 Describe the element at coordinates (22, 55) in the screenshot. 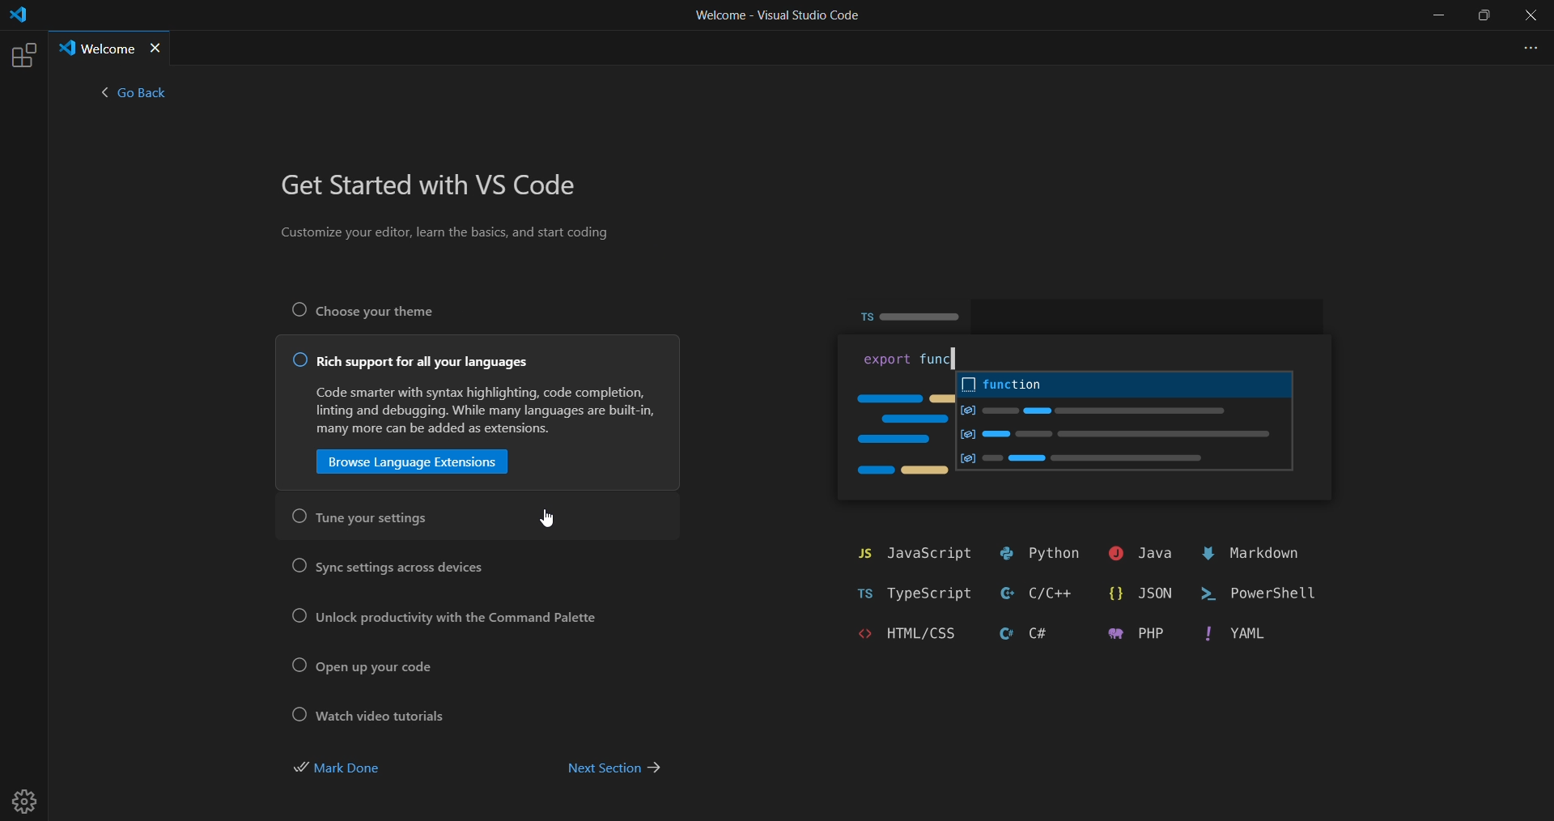

I see `extensions` at that location.